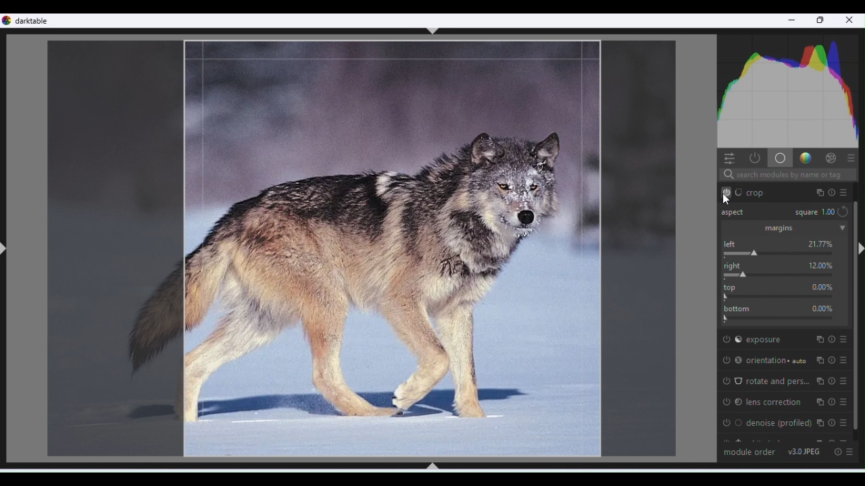 The height and width of the screenshot is (486, 865). I want to click on cursor, so click(726, 200).